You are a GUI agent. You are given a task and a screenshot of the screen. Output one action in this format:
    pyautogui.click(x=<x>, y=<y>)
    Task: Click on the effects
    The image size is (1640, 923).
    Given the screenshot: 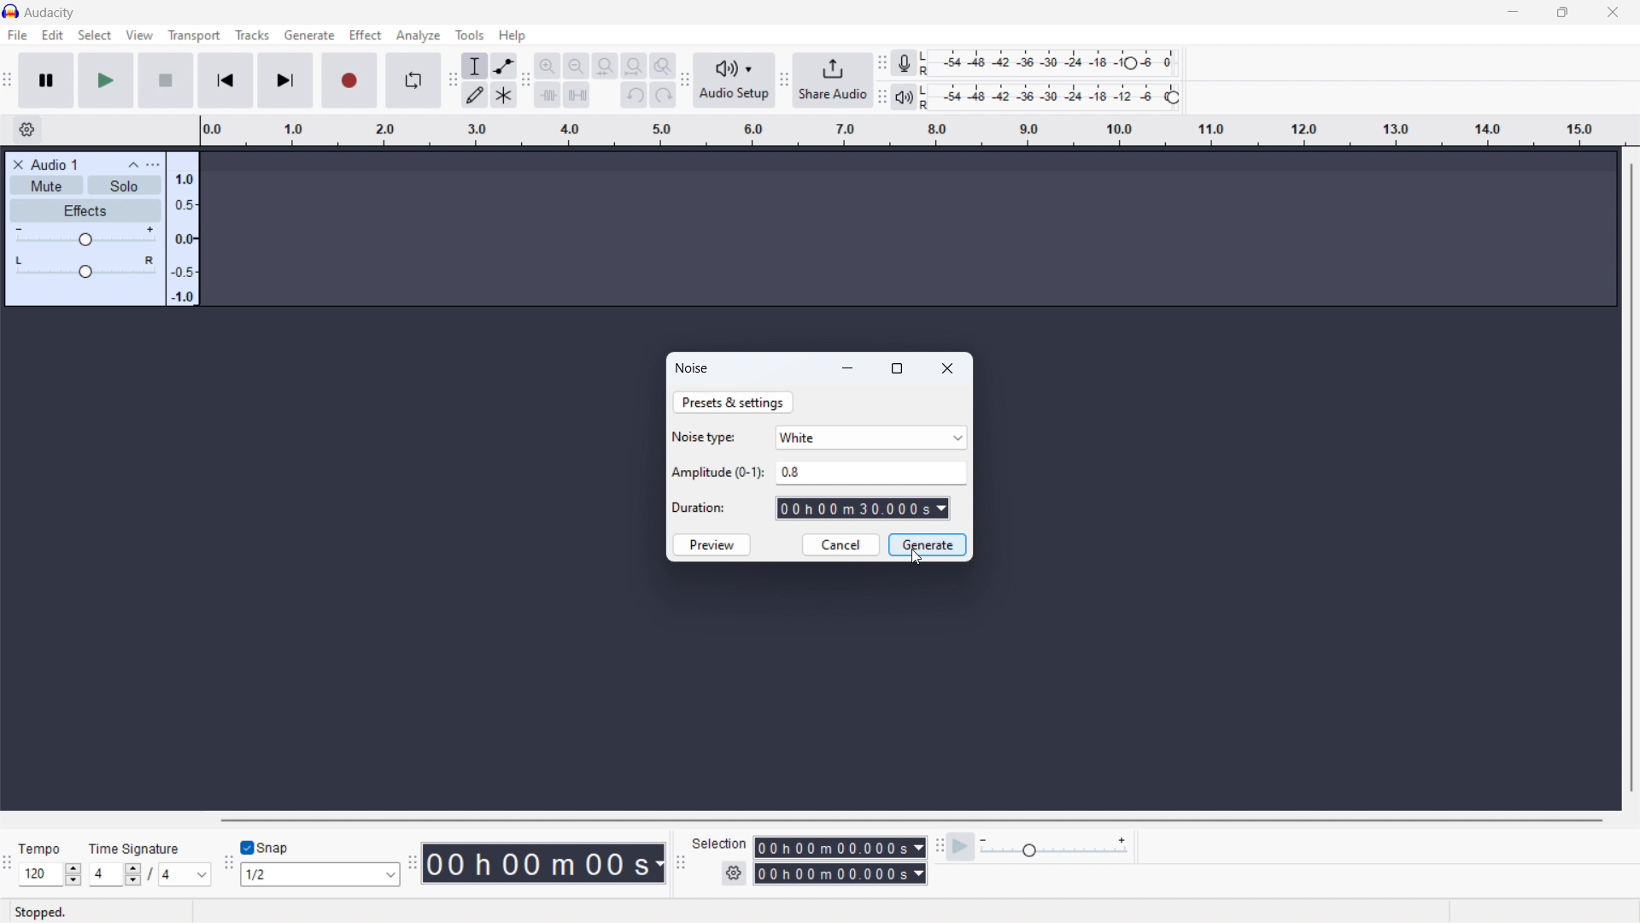 What is the action you would take?
    pyautogui.click(x=85, y=210)
    